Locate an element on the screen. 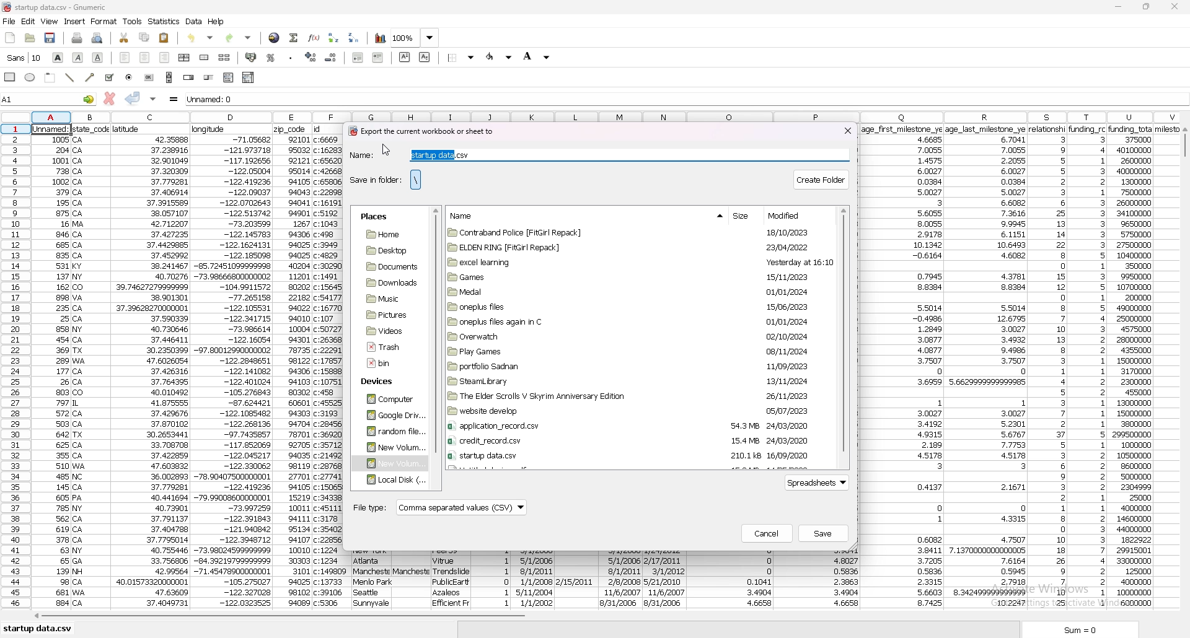 This screenshot has width=1190, height=638. folder is located at coordinates (388, 400).